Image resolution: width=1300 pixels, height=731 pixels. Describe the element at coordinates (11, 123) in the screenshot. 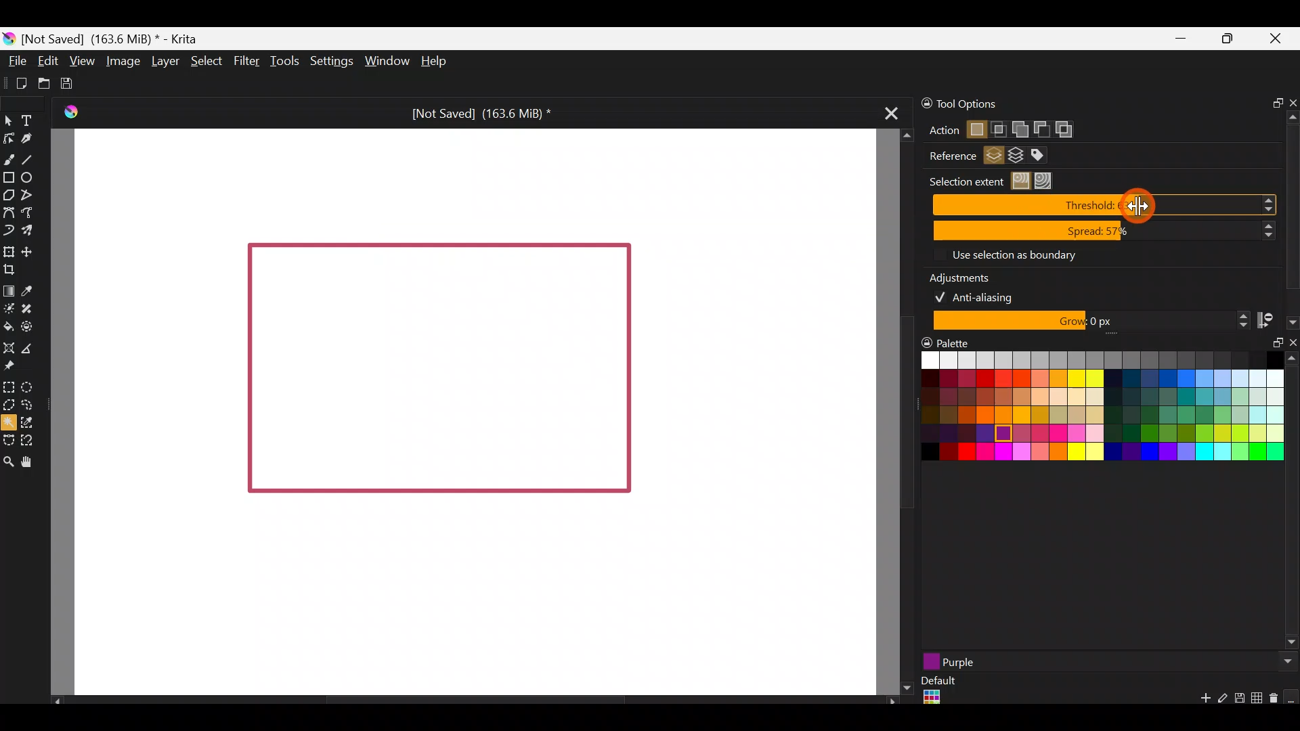

I see `Select shapes tool` at that location.